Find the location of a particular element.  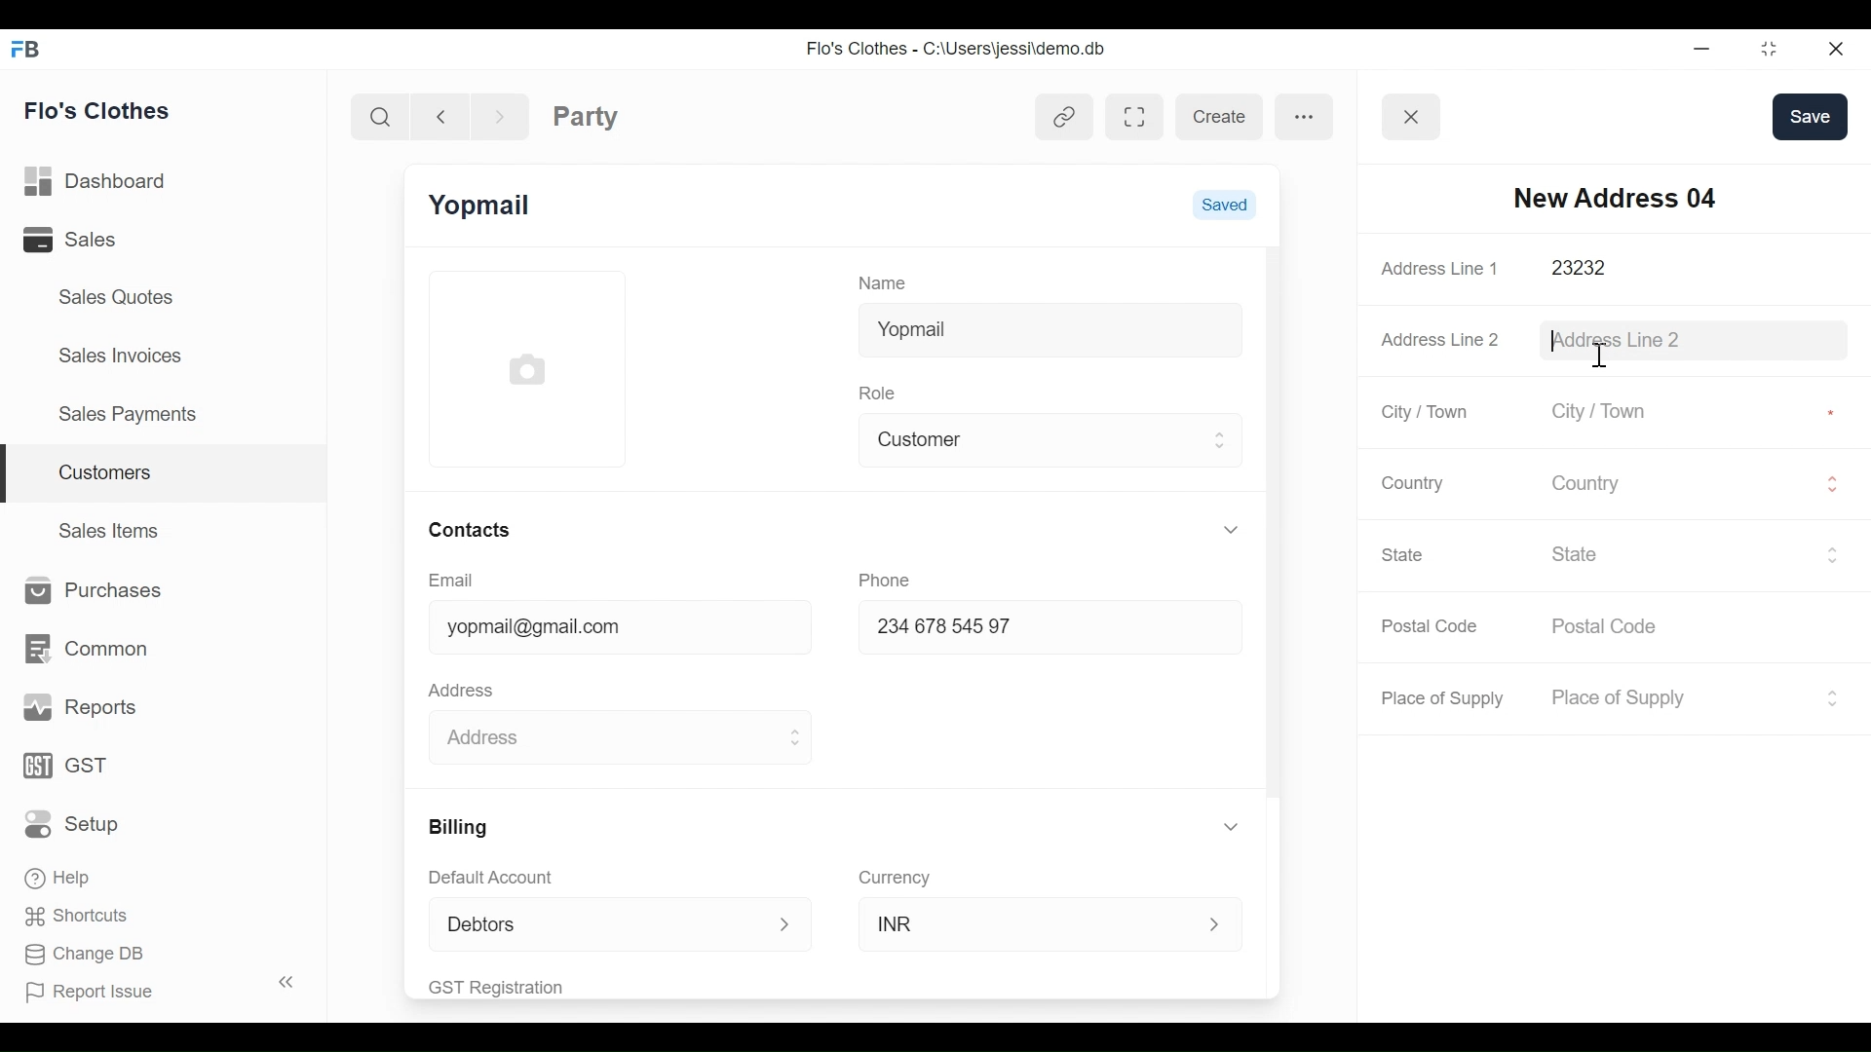

Place of Supply is located at coordinates (1446, 698).